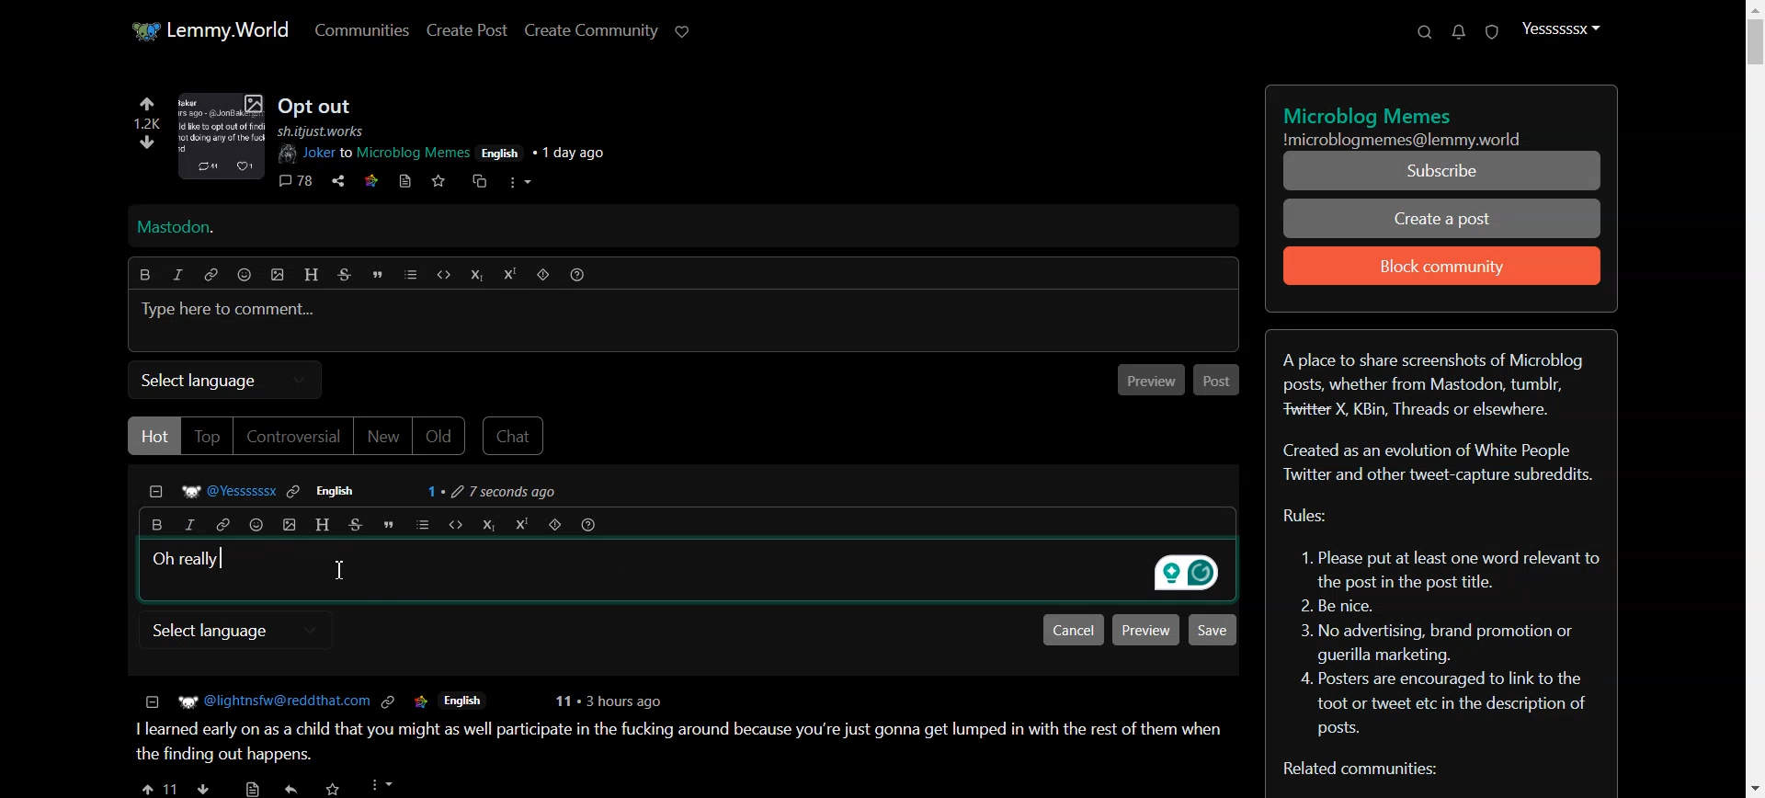  I want to click on Bold , so click(146, 273).